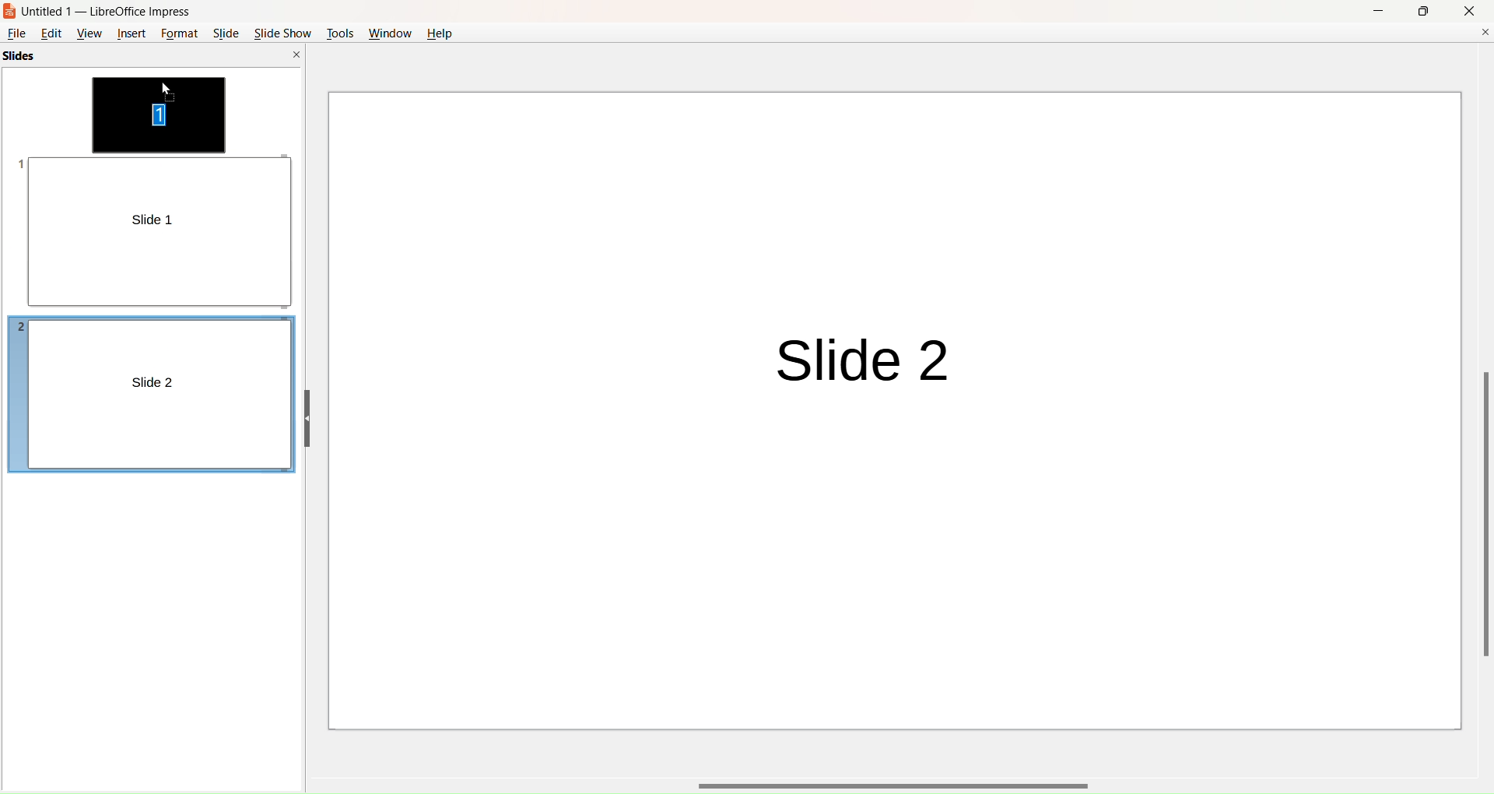 Image resolution: width=1494 pixels, height=794 pixels. What do you see at coordinates (1483, 33) in the screenshot?
I see `close document` at bounding box center [1483, 33].